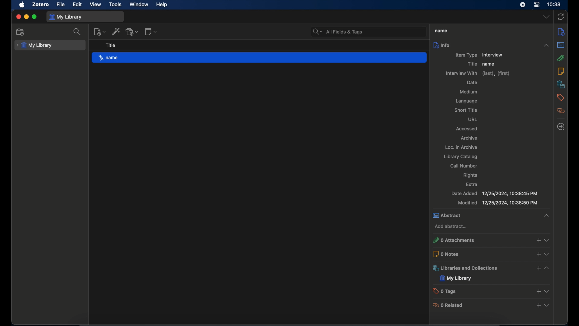  Describe the element at coordinates (18, 17) in the screenshot. I see `close` at that location.